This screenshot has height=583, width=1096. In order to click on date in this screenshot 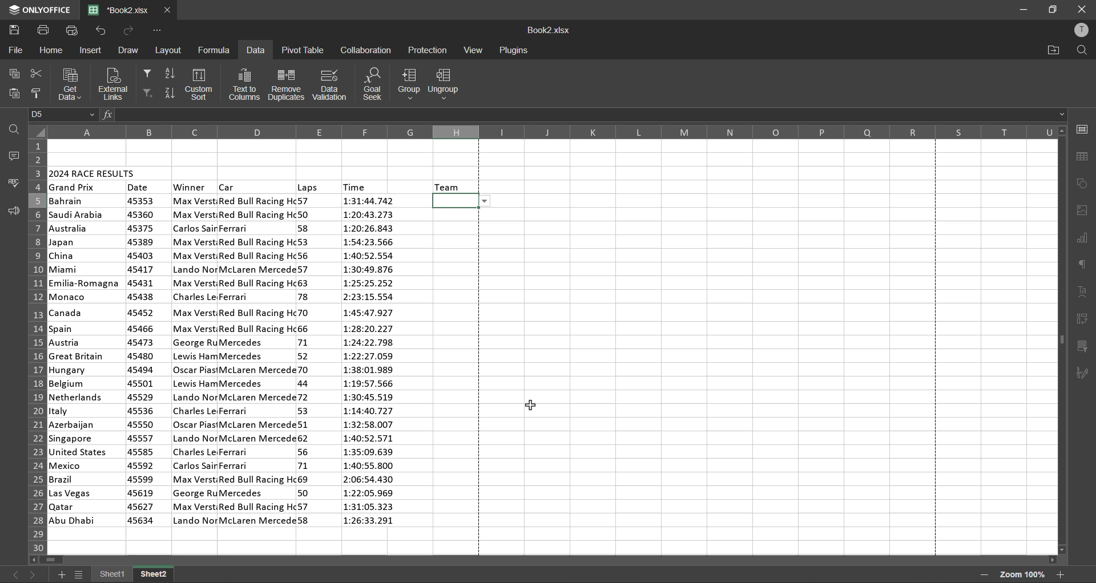, I will do `click(139, 187)`.